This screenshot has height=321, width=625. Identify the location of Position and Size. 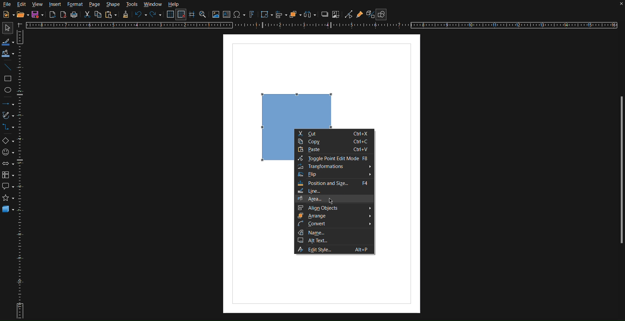
(334, 183).